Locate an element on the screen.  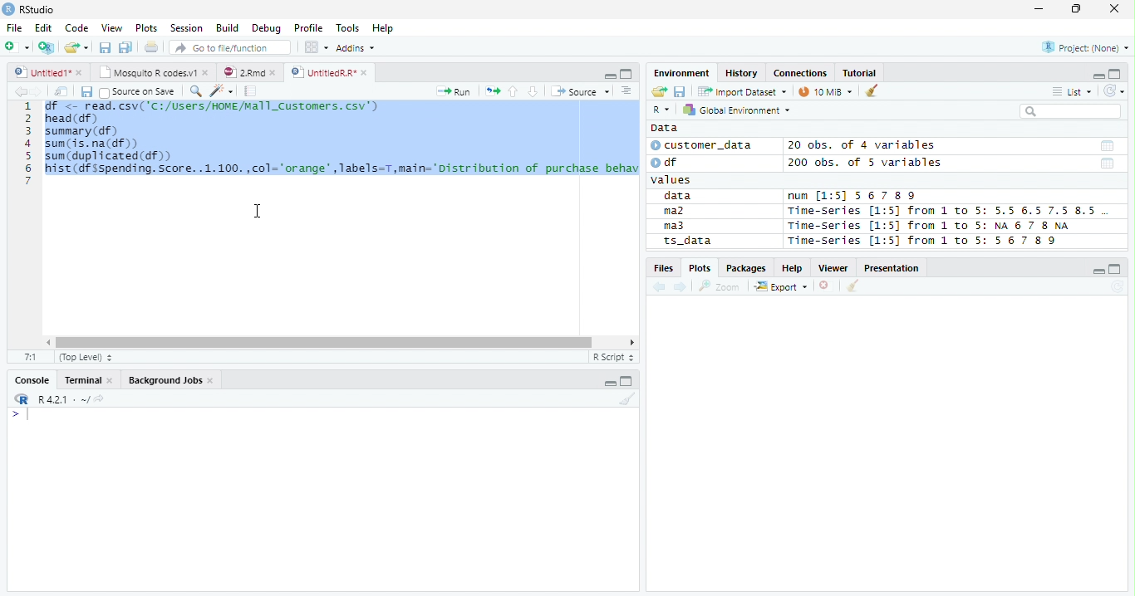
Delete is located at coordinates (827, 286).